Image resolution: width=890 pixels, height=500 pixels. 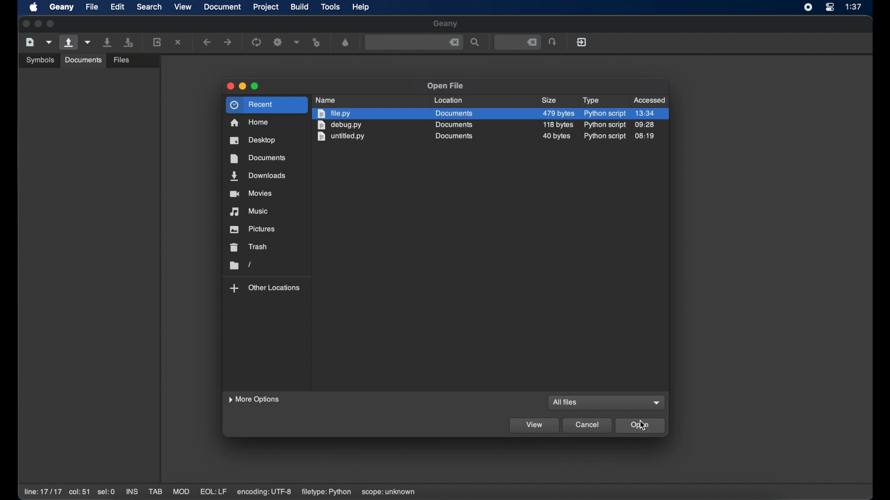 I want to click on build the current file, so click(x=278, y=42).